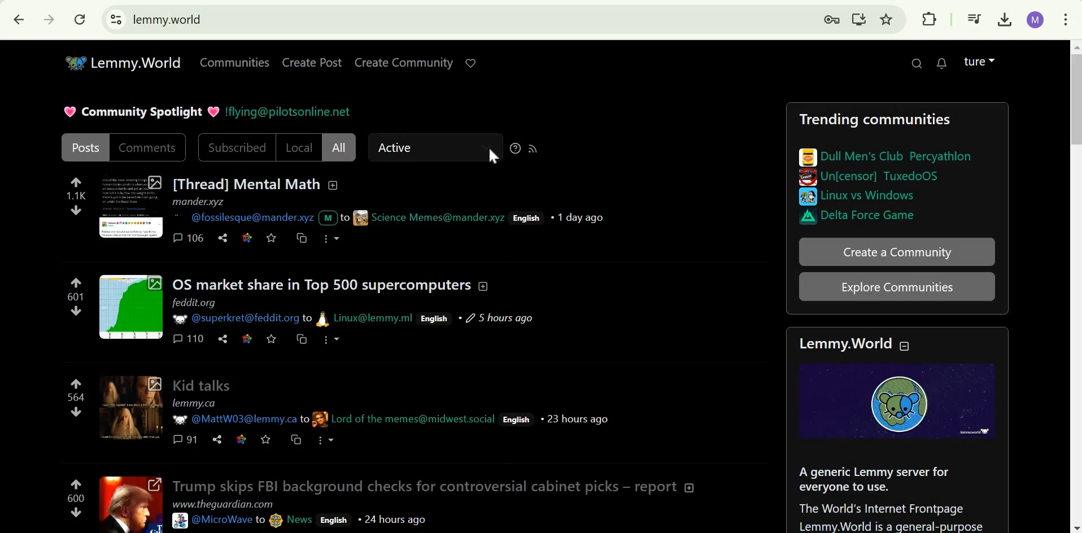  What do you see at coordinates (342, 217) in the screenshot?
I see `text and picture` at bounding box center [342, 217].